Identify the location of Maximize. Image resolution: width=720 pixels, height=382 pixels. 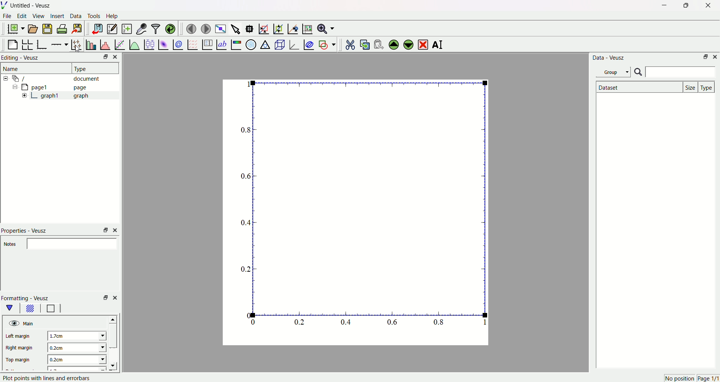
(684, 6).